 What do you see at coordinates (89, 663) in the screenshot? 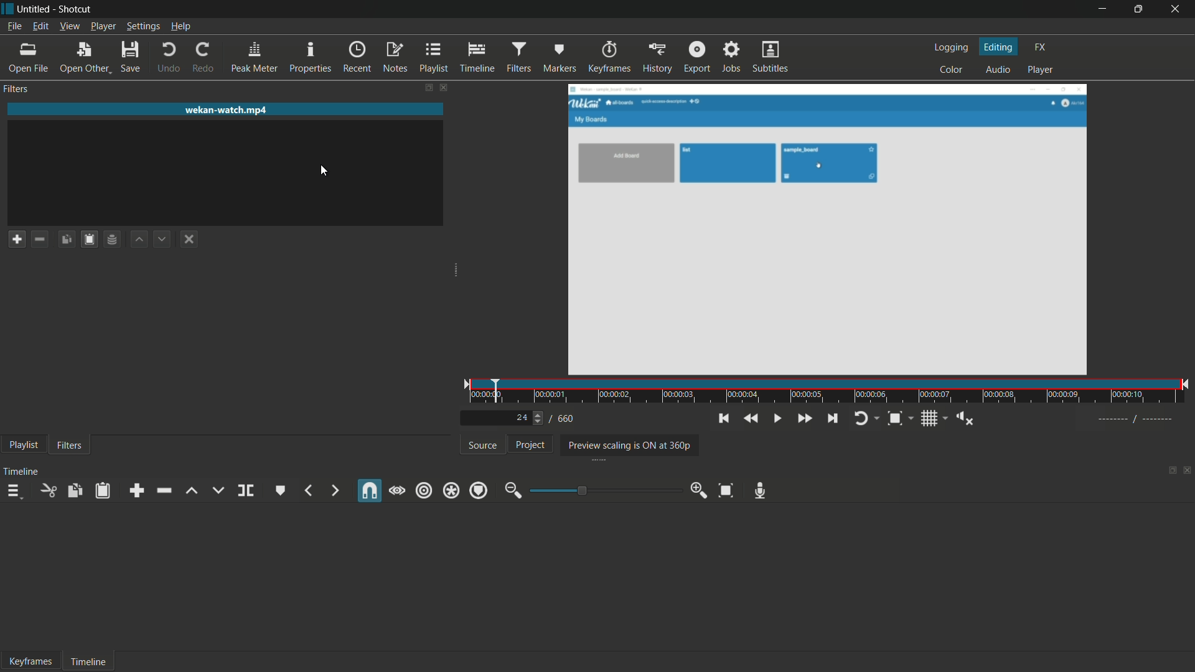
I see `timeline` at bounding box center [89, 663].